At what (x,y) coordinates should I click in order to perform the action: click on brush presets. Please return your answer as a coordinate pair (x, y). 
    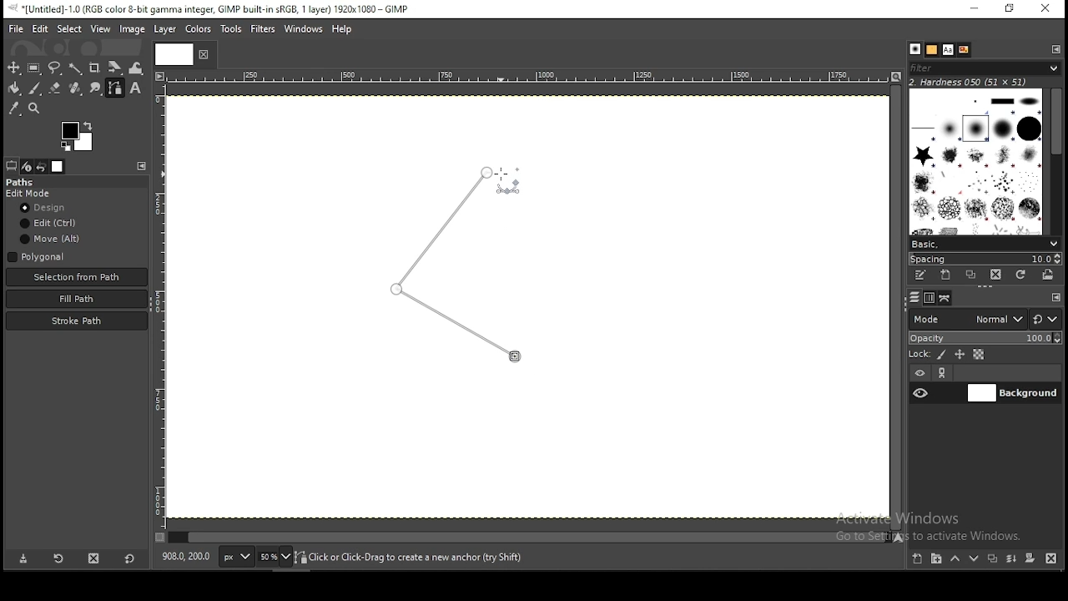
    Looking at the image, I should click on (985, 243).